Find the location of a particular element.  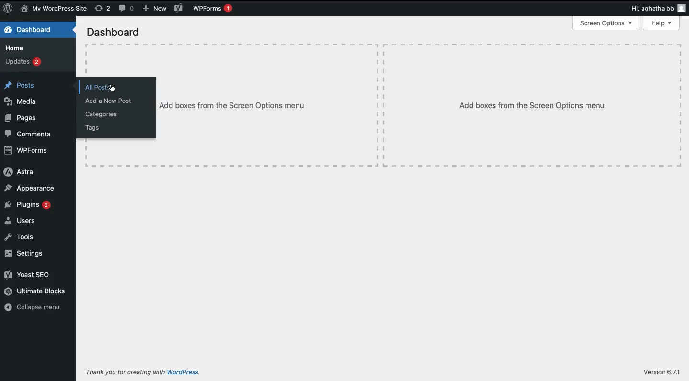

Settings is located at coordinates (24, 253).